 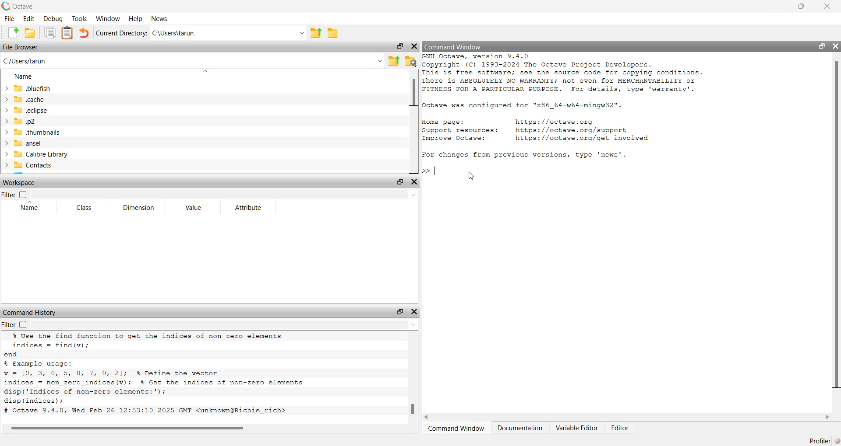 What do you see at coordinates (86, 208) in the screenshot?
I see `Class` at bounding box center [86, 208].